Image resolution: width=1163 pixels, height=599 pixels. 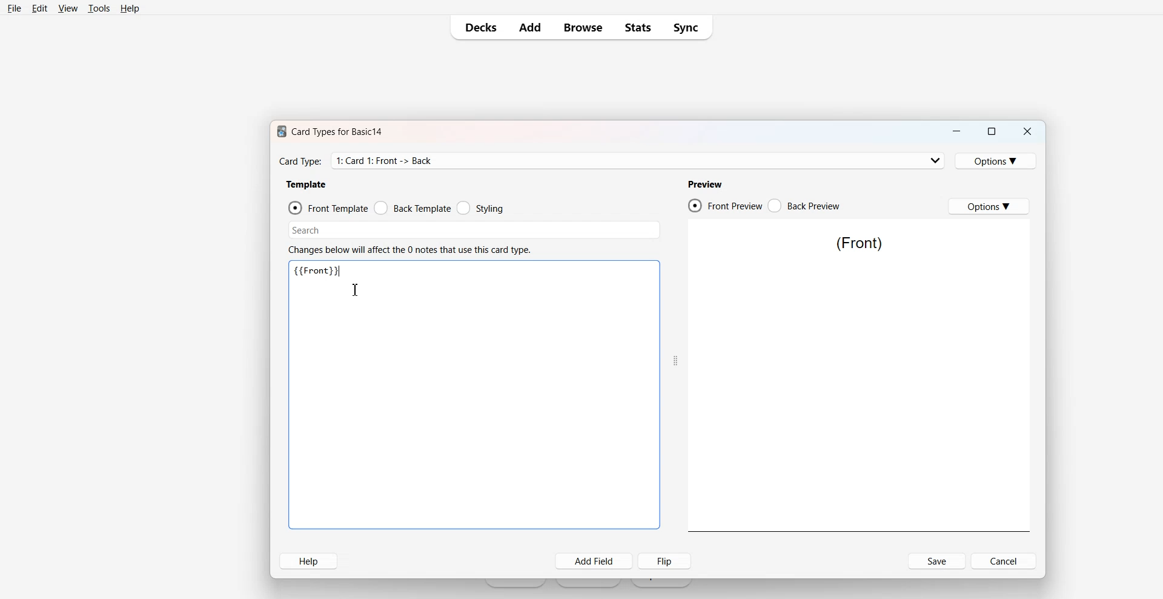 What do you see at coordinates (328, 208) in the screenshot?
I see `Front Template` at bounding box center [328, 208].